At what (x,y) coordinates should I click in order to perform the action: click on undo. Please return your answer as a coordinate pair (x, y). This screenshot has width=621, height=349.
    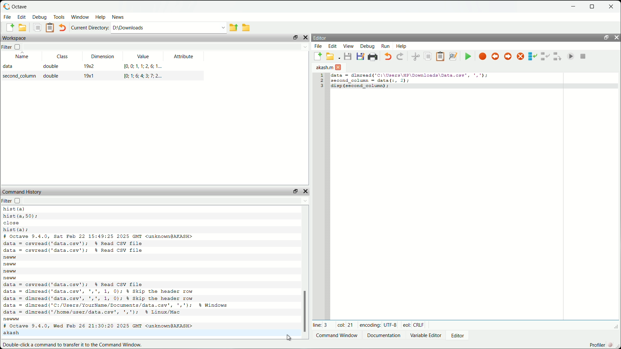
    Looking at the image, I should click on (387, 58).